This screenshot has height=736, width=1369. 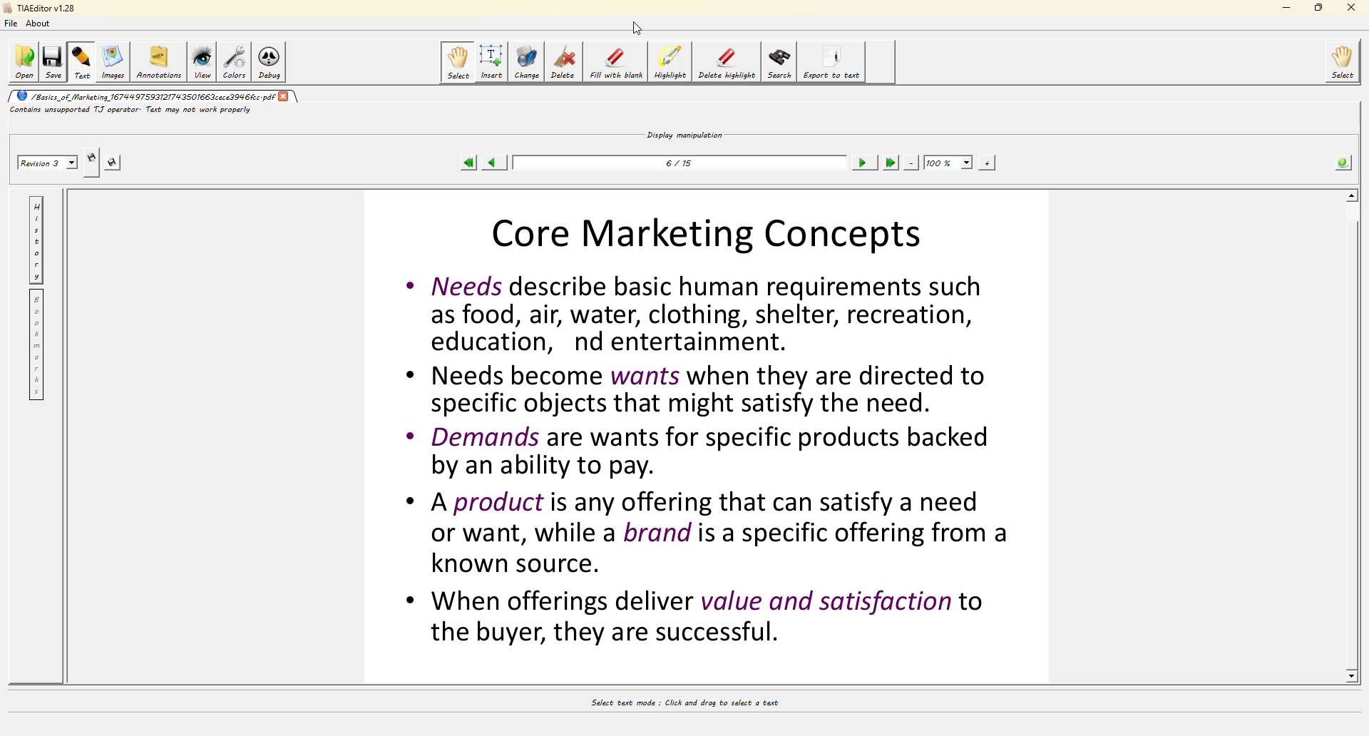 I want to click on change, so click(x=526, y=62).